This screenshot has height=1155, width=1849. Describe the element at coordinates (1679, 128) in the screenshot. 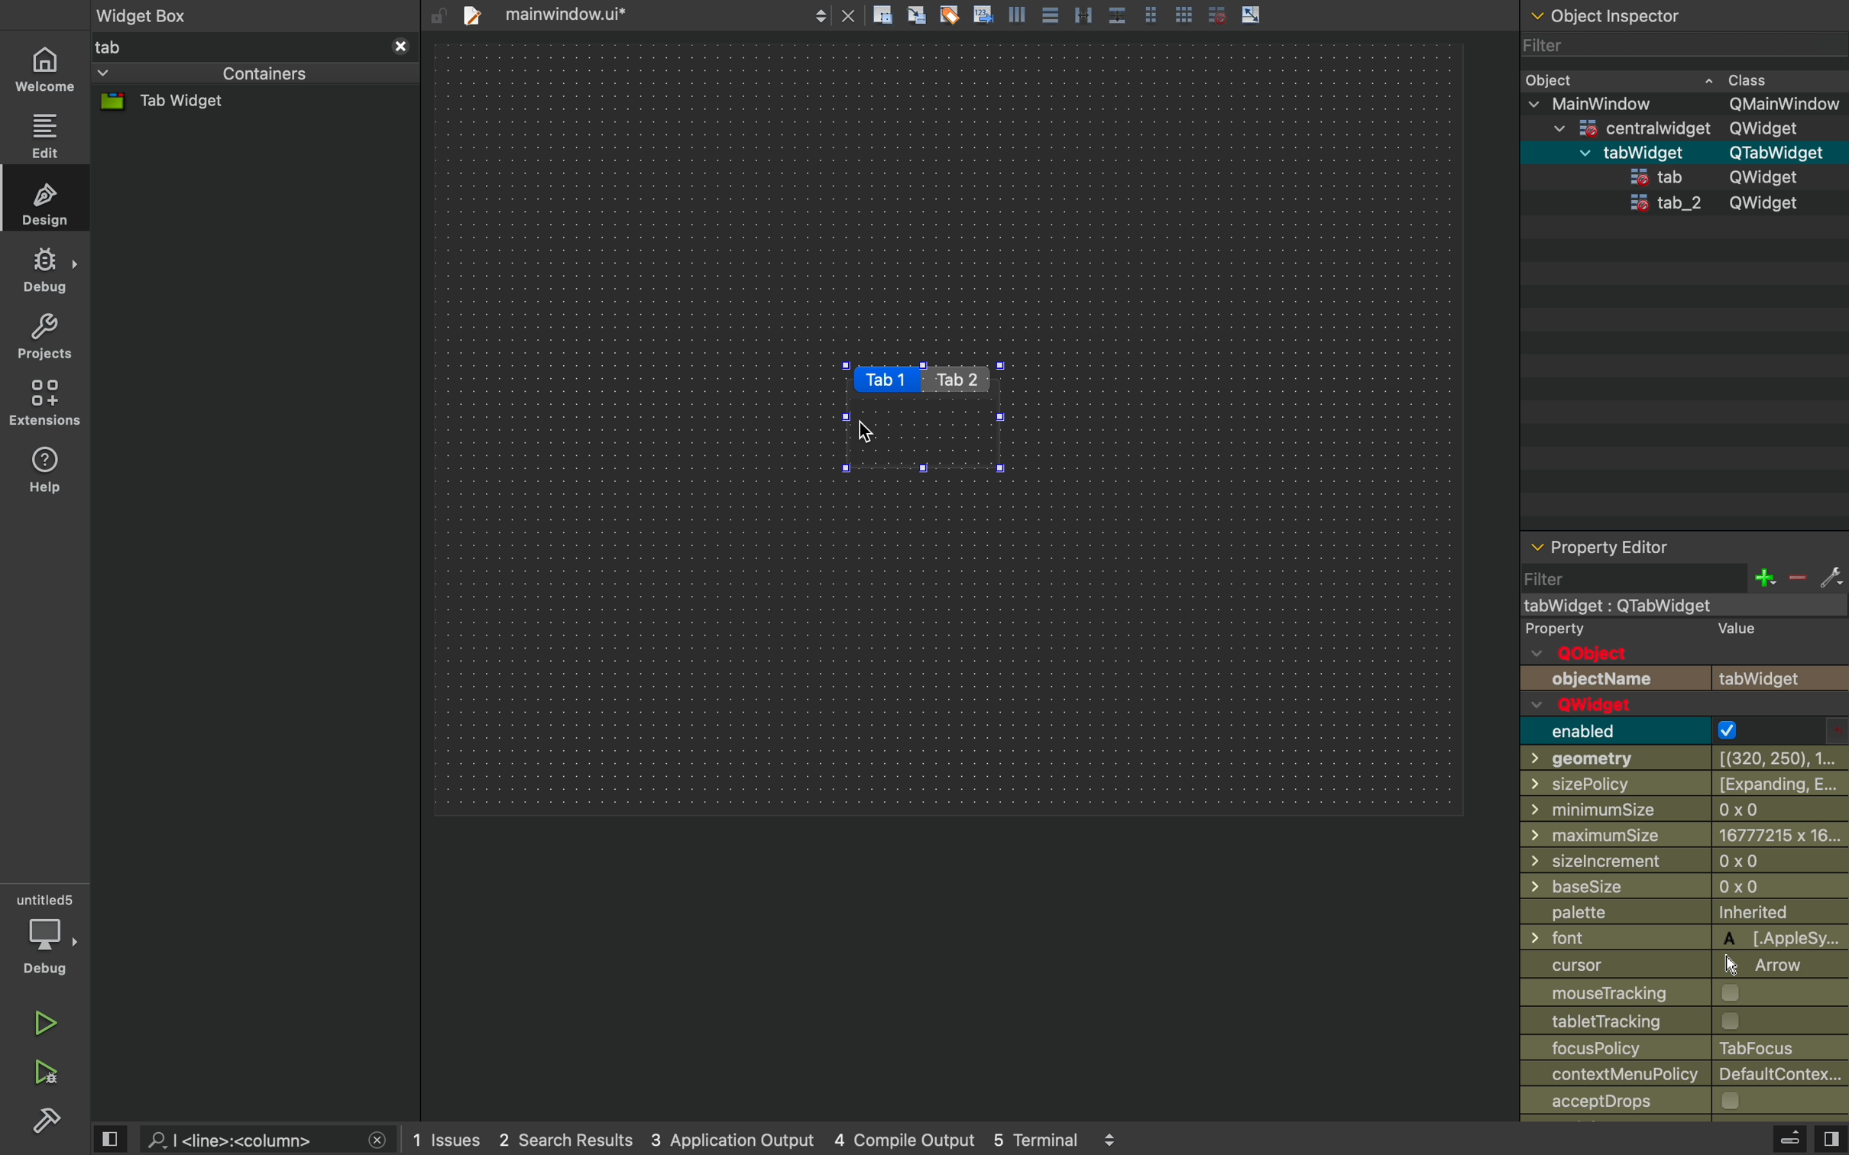

I see `centra widget` at that location.